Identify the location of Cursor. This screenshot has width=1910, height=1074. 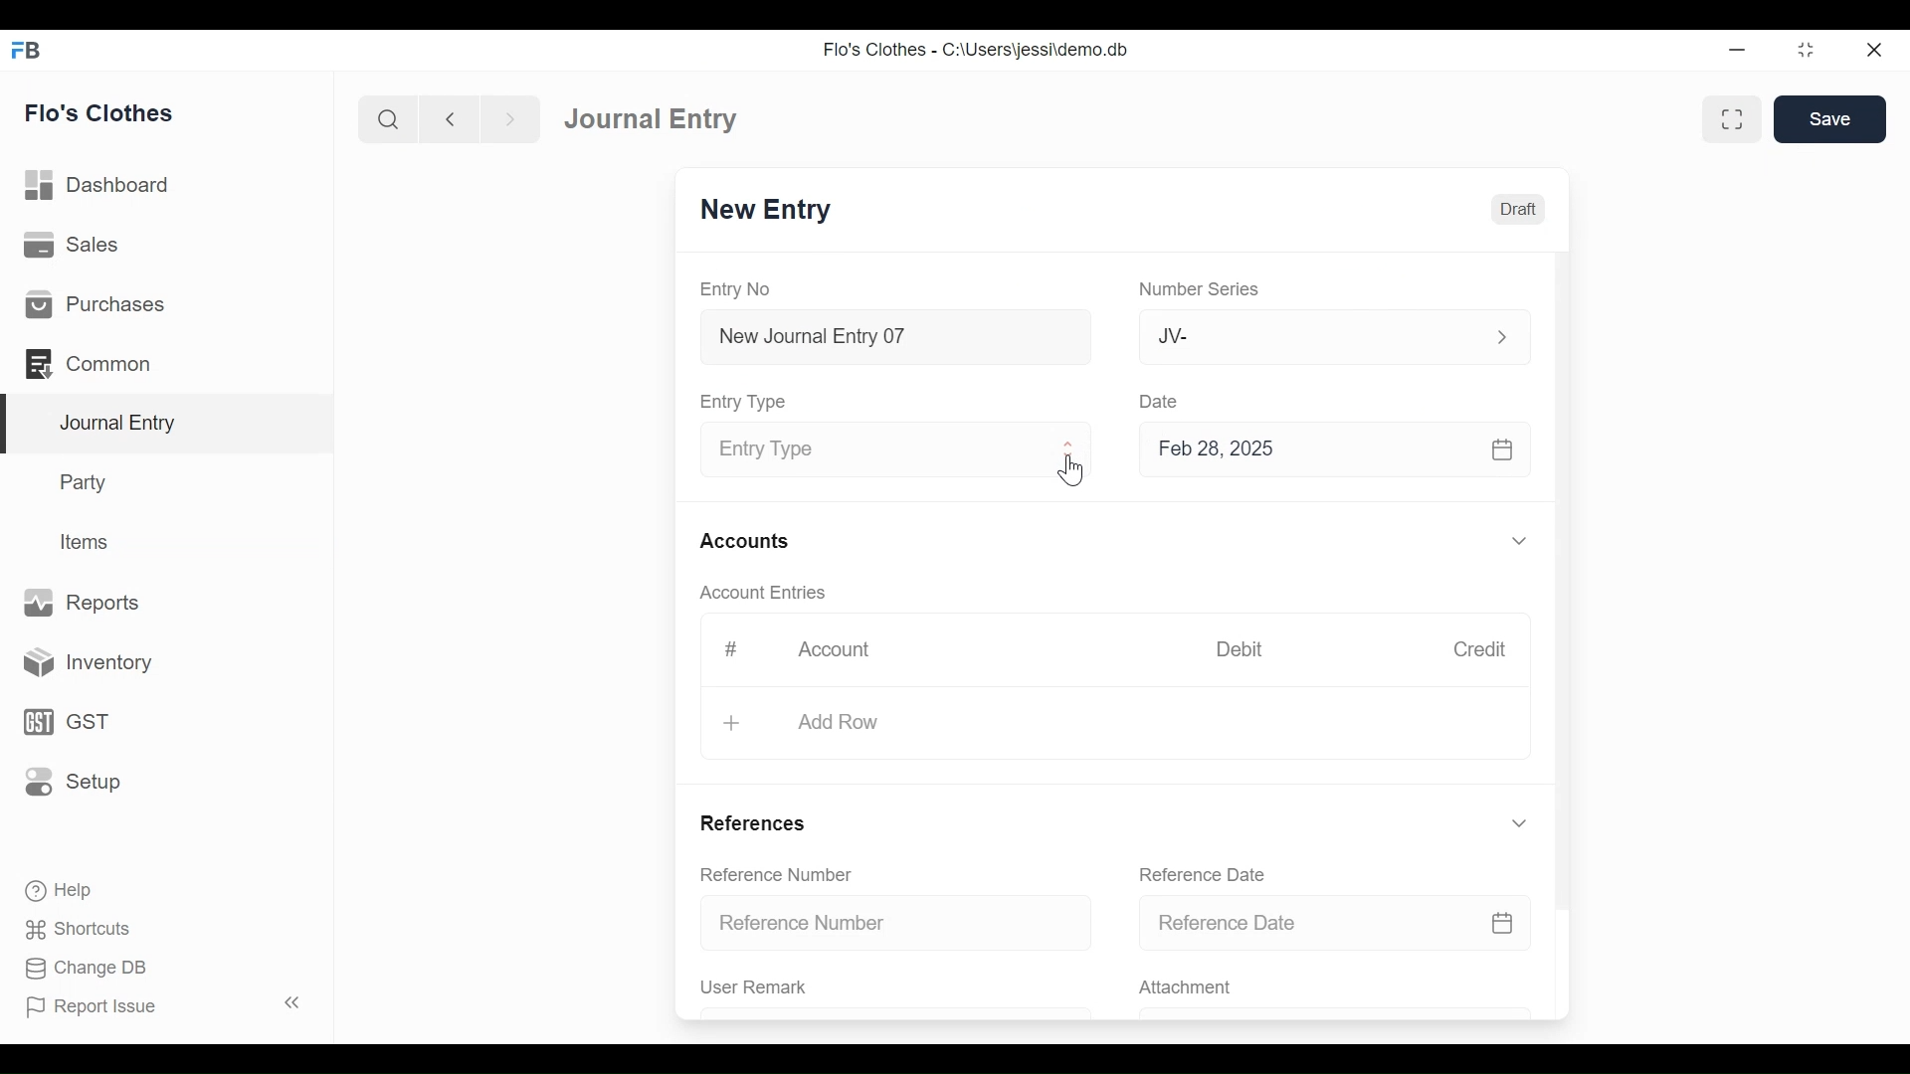
(1075, 472).